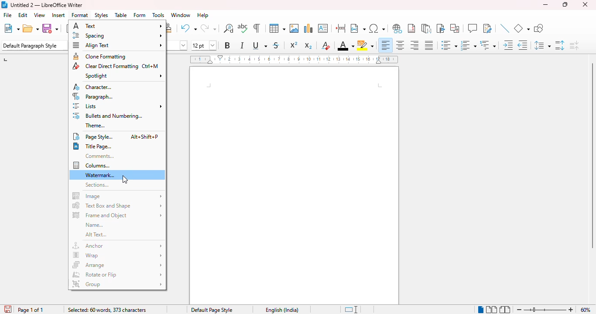 This screenshot has height=314, width=596. I want to click on clone formatting, so click(170, 28).